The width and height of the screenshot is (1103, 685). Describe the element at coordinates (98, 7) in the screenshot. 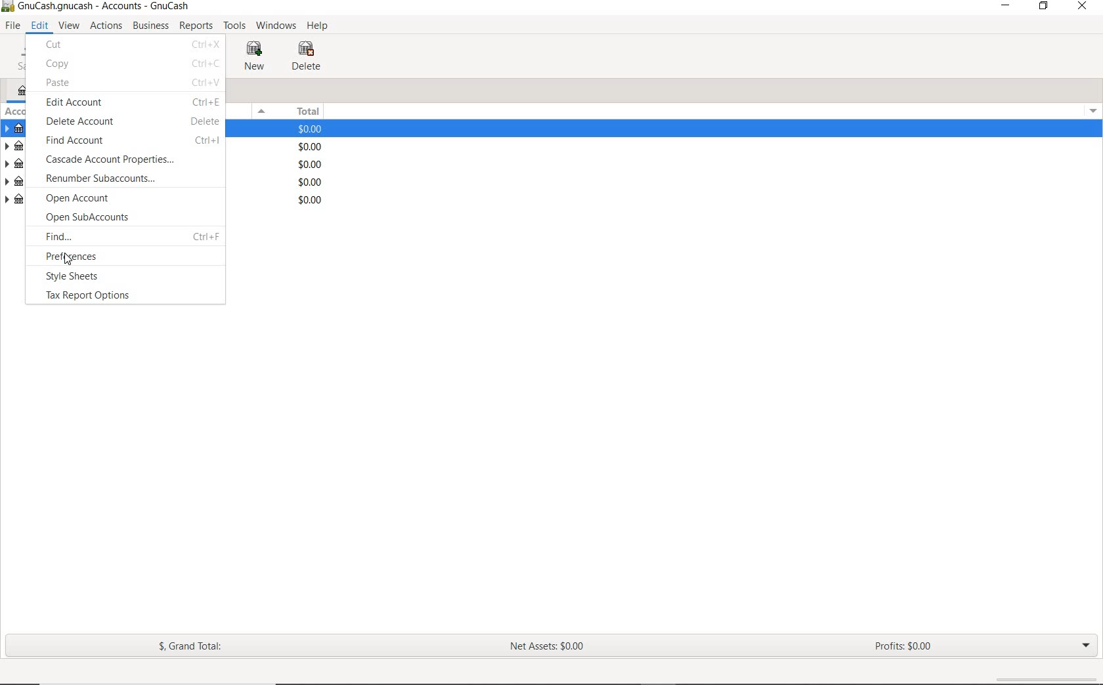

I see `SYSTEM NAME` at that location.